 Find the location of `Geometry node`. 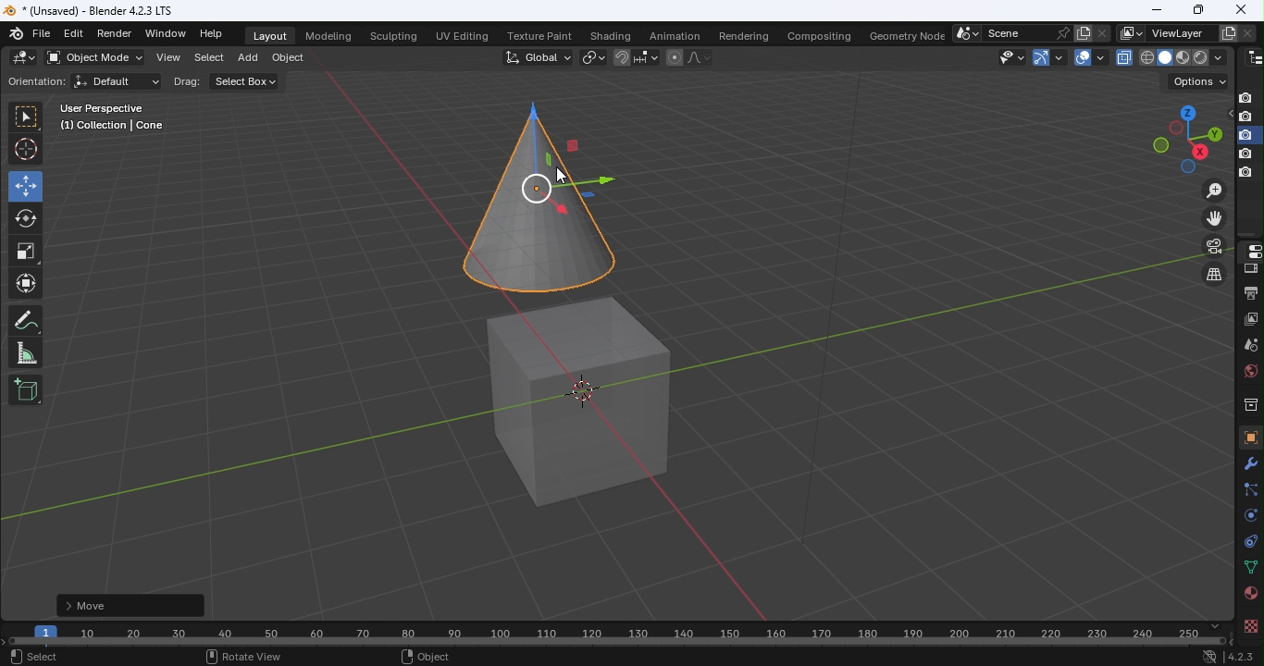

Geometry node is located at coordinates (909, 33).